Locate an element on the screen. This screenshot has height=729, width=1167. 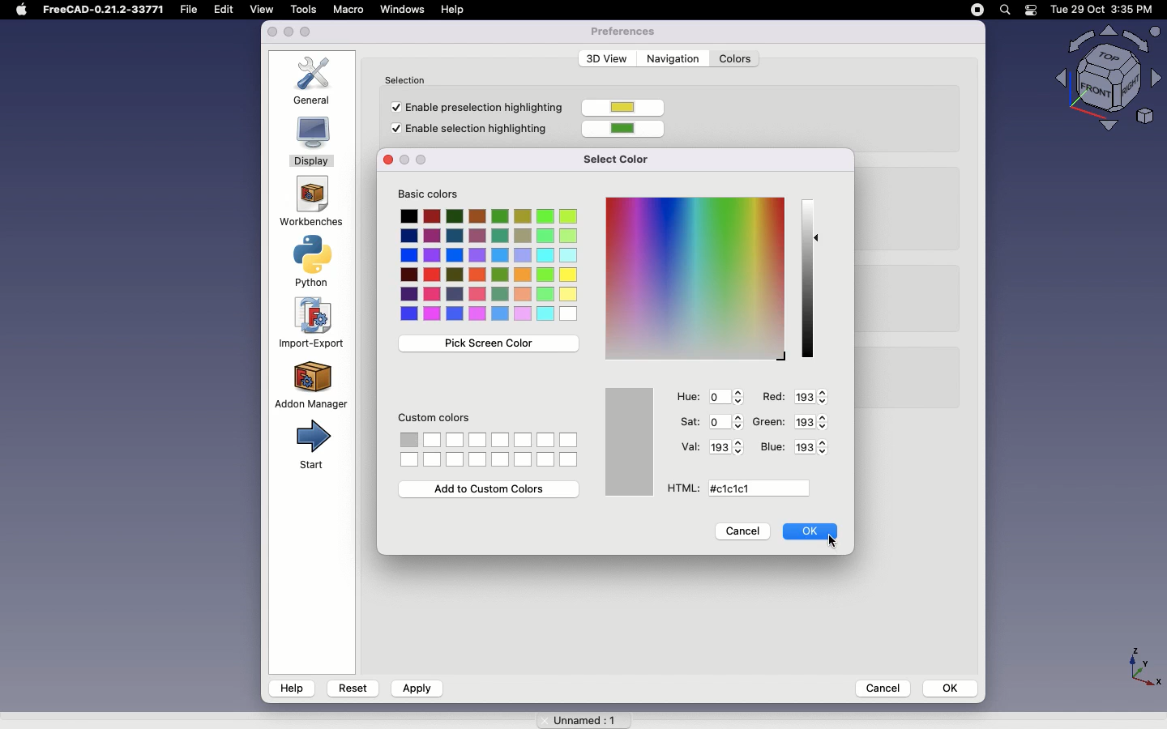
color is located at coordinates (625, 109).